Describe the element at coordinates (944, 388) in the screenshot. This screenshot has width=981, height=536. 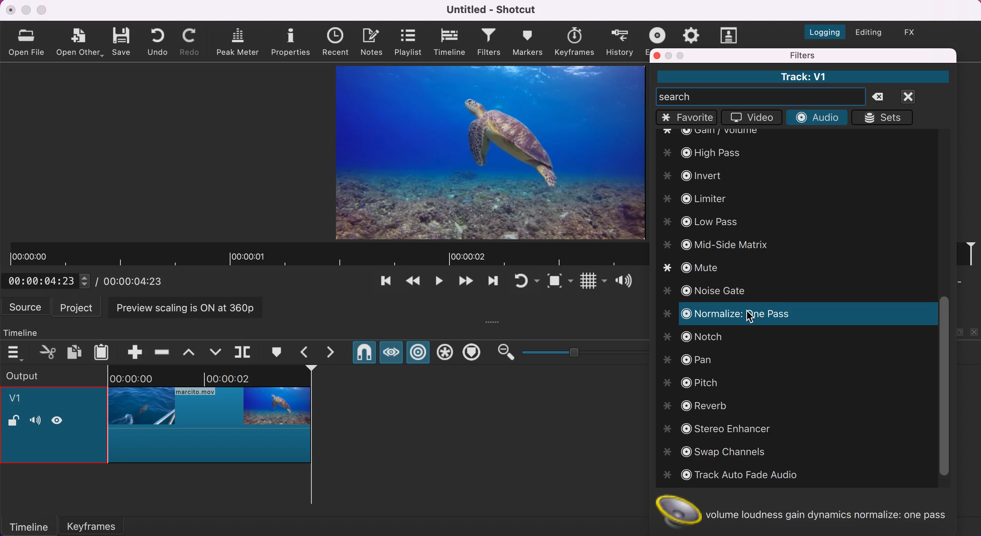
I see `Scrollbarr` at that location.